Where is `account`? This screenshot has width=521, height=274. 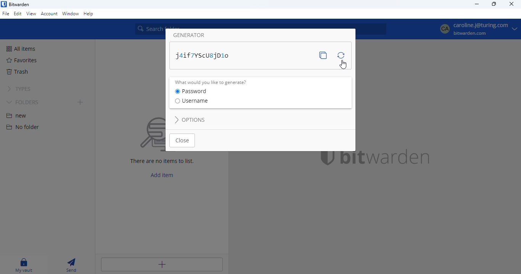 account is located at coordinates (50, 13).